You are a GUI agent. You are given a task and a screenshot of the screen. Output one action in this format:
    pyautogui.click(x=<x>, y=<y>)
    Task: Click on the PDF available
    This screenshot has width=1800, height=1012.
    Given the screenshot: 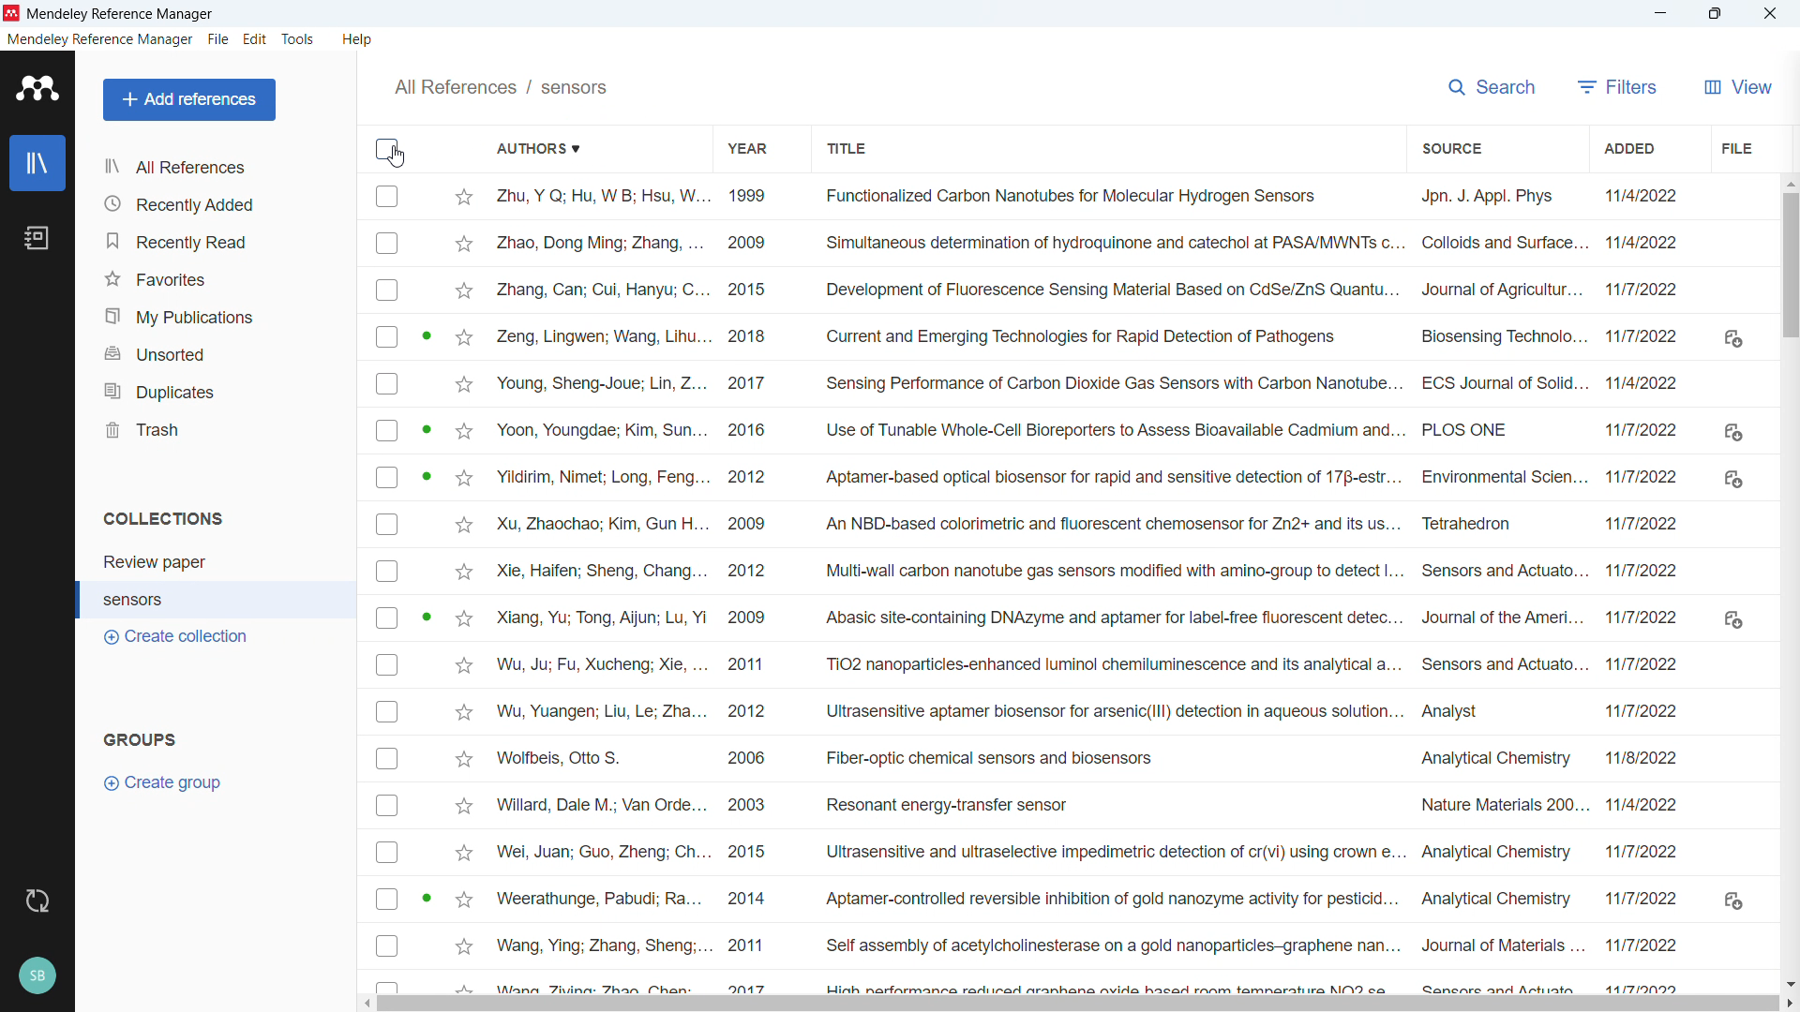 What is the action you would take?
    pyautogui.click(x=429, y=335)
    